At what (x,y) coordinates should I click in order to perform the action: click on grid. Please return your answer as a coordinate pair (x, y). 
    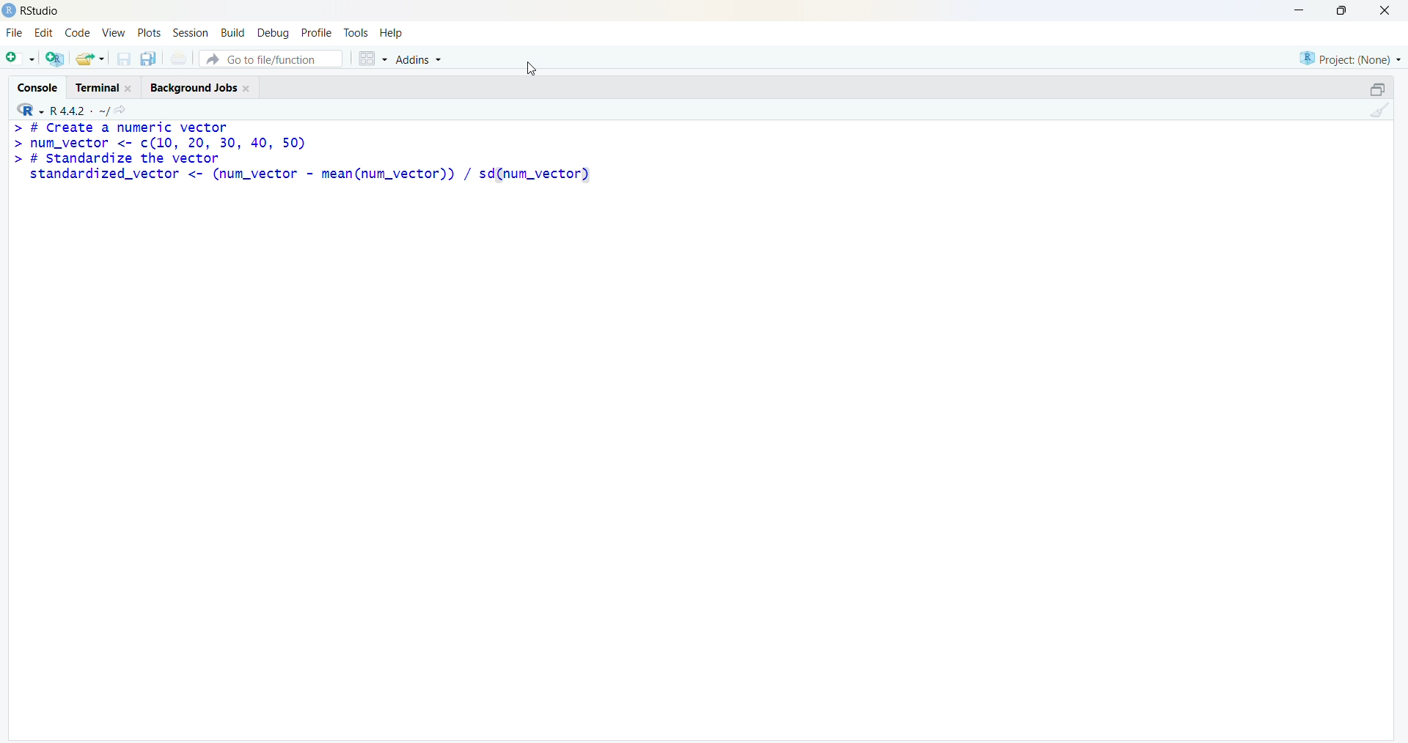
    Looking at the image, I should click on (372, 59).